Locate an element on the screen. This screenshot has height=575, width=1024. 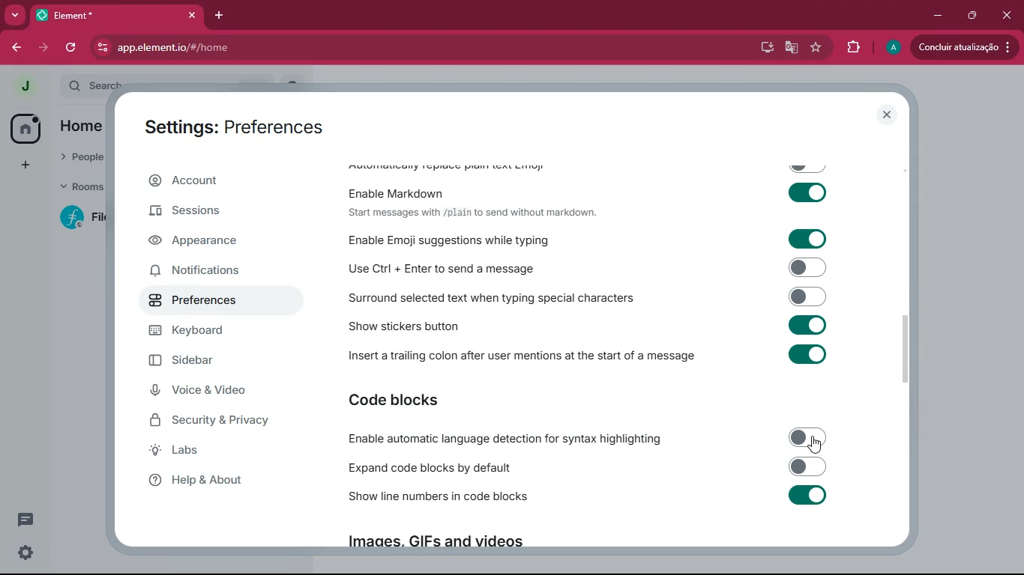
back is located at coordinates (16, 49).